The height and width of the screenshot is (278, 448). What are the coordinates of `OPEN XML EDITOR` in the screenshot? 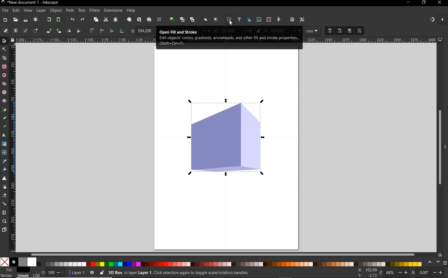 It's located at (259, 20).